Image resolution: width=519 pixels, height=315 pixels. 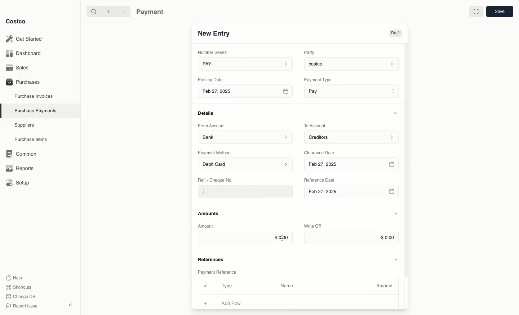 What do you see at coordinates (499, 11) in the screenshot?
I see `Save` at bounding box center [499, 11].